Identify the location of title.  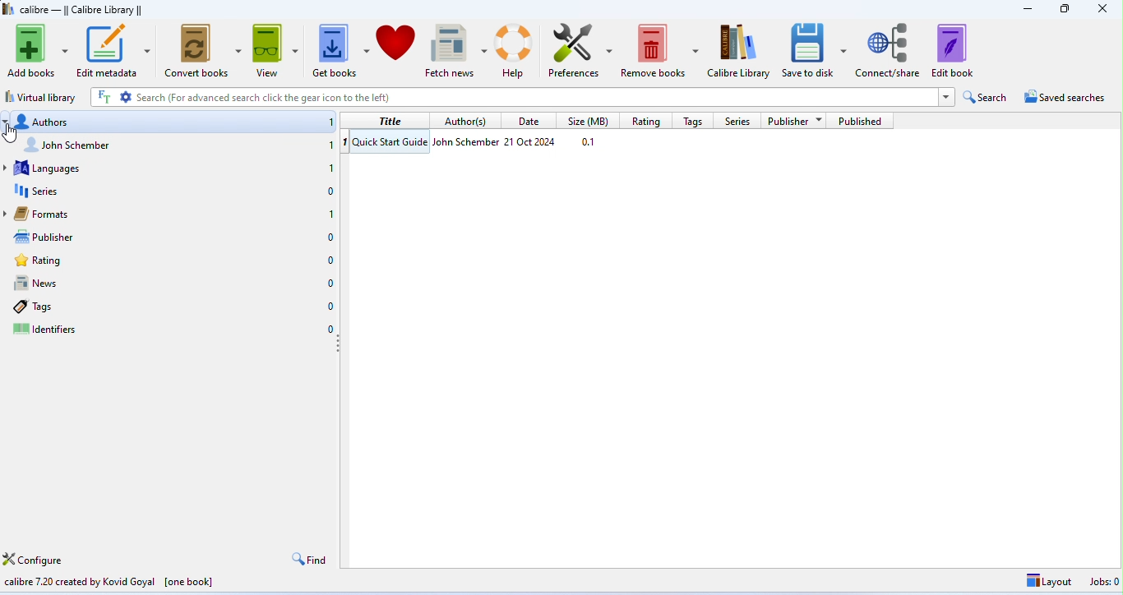
(391, 122).